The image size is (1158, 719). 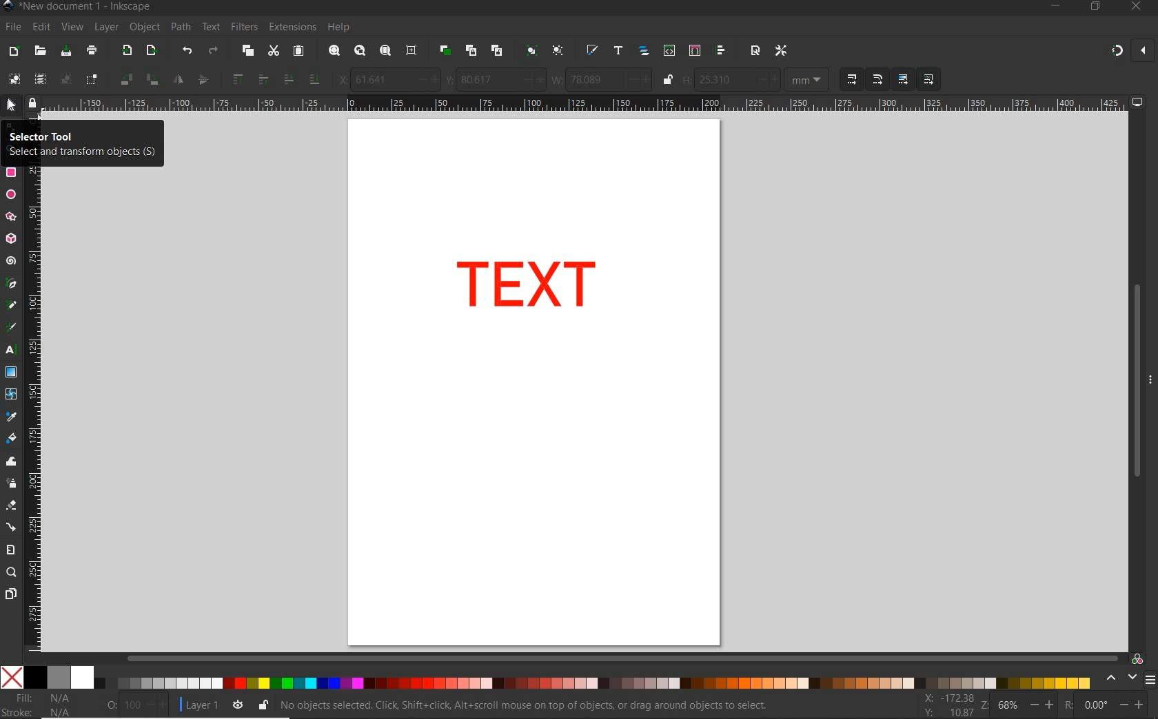 I want to click on width of selection, so click(x=601, y=79).